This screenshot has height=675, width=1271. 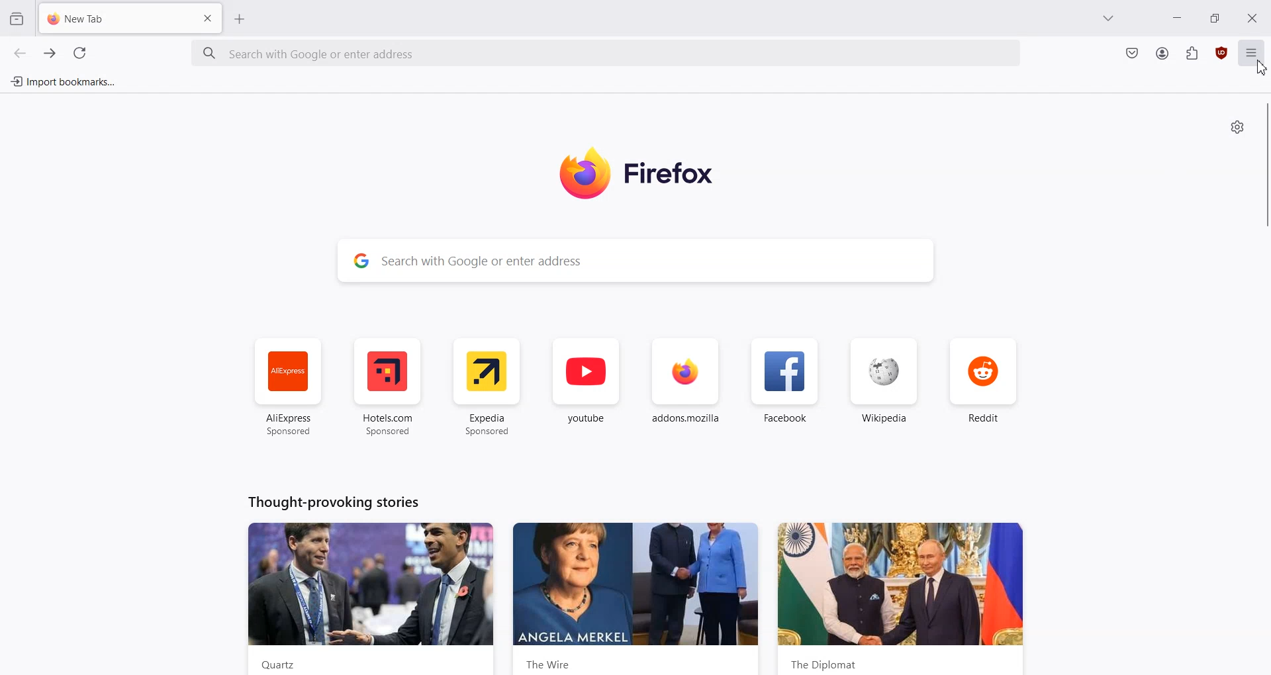 I want to click on Open Application menu, so click(x=1252, y=58).